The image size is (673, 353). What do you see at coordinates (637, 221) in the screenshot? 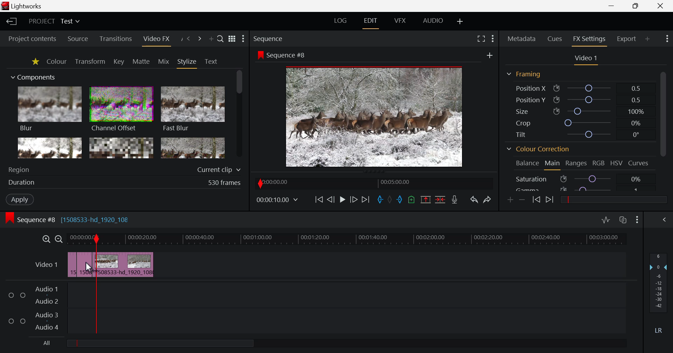
I see `Show Settings` at bounding box center [637, 221].